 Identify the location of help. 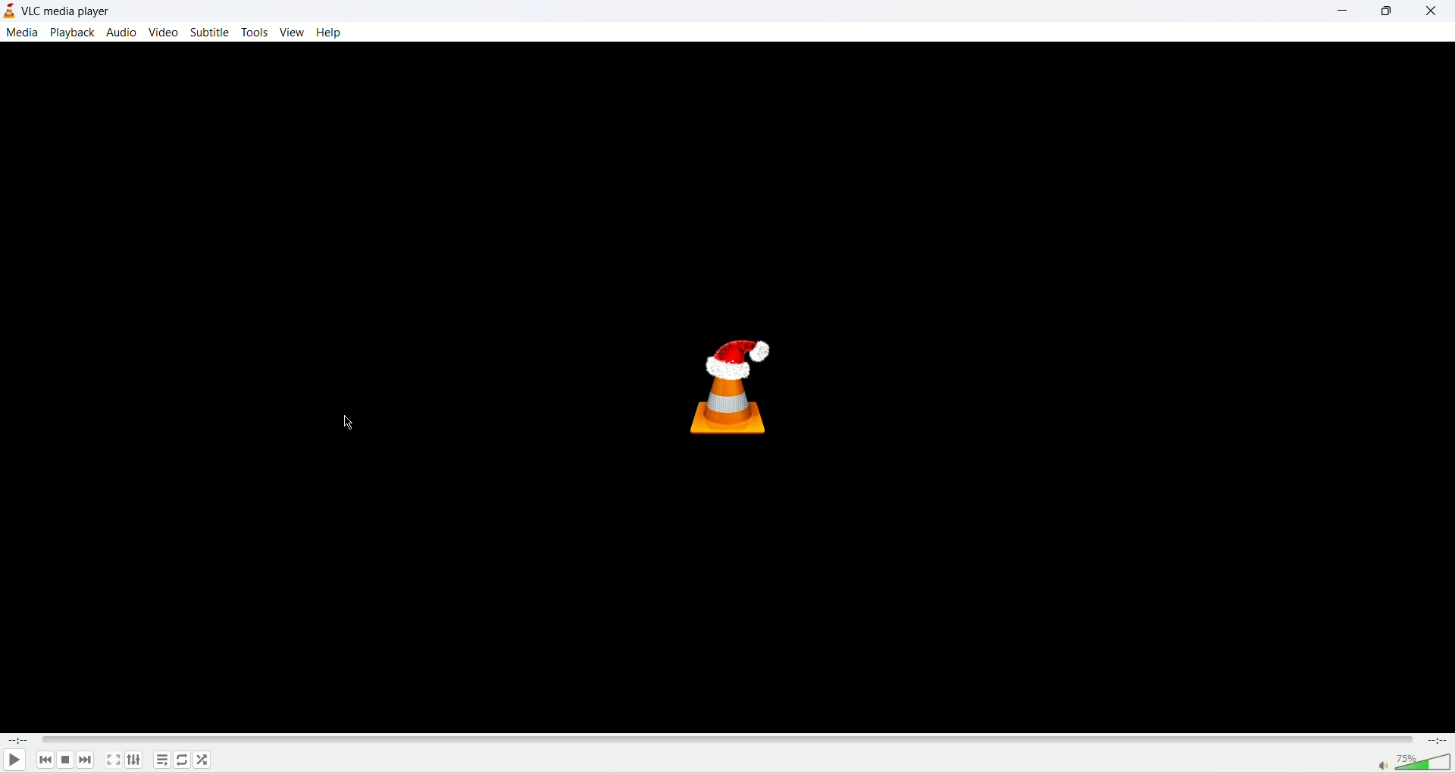
(330, 33).